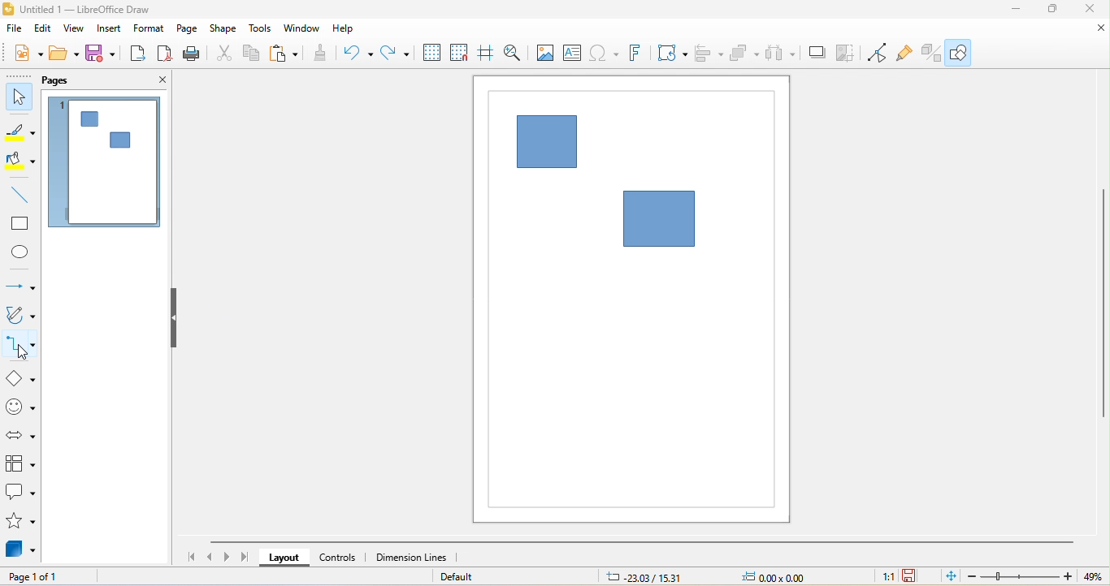 The width and height of the screenshot is (1110, 586). What do you see at coordinates (431, 53) in the screenshot?
I see `display grid` at bounding box center [431, 53].